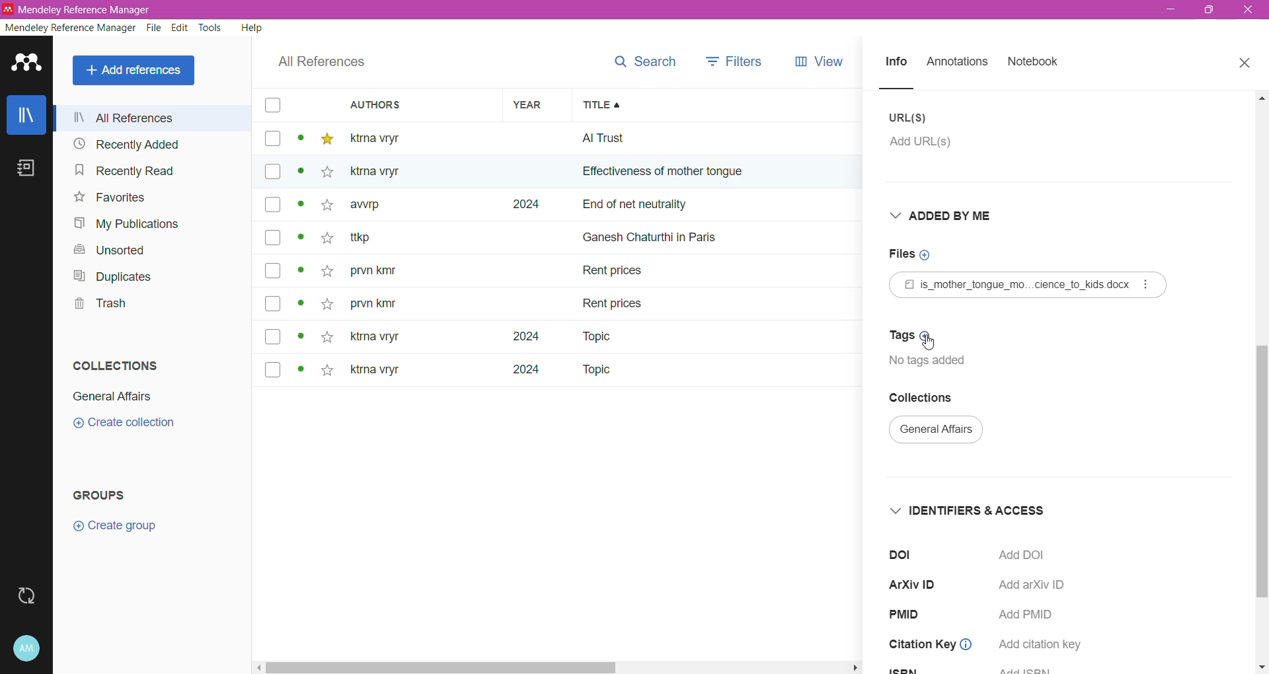 The width and height of the screenshot is (1269, 674). What do you see at coordinates (301, 208) in the screenshot?
I see `dot ` at bounding box center [301, 208].